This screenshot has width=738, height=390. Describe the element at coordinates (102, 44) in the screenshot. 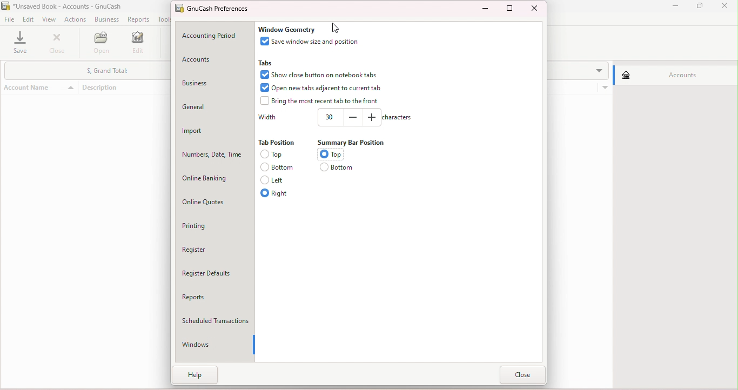

I see `Open` at that location.